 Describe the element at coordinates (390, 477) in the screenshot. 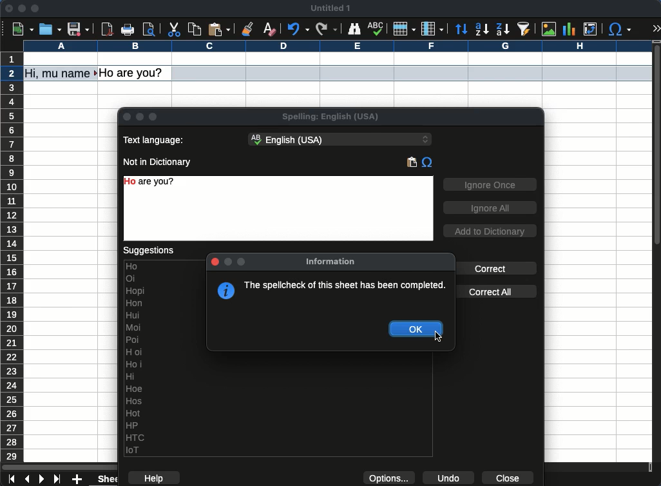

I see `options` at that location.